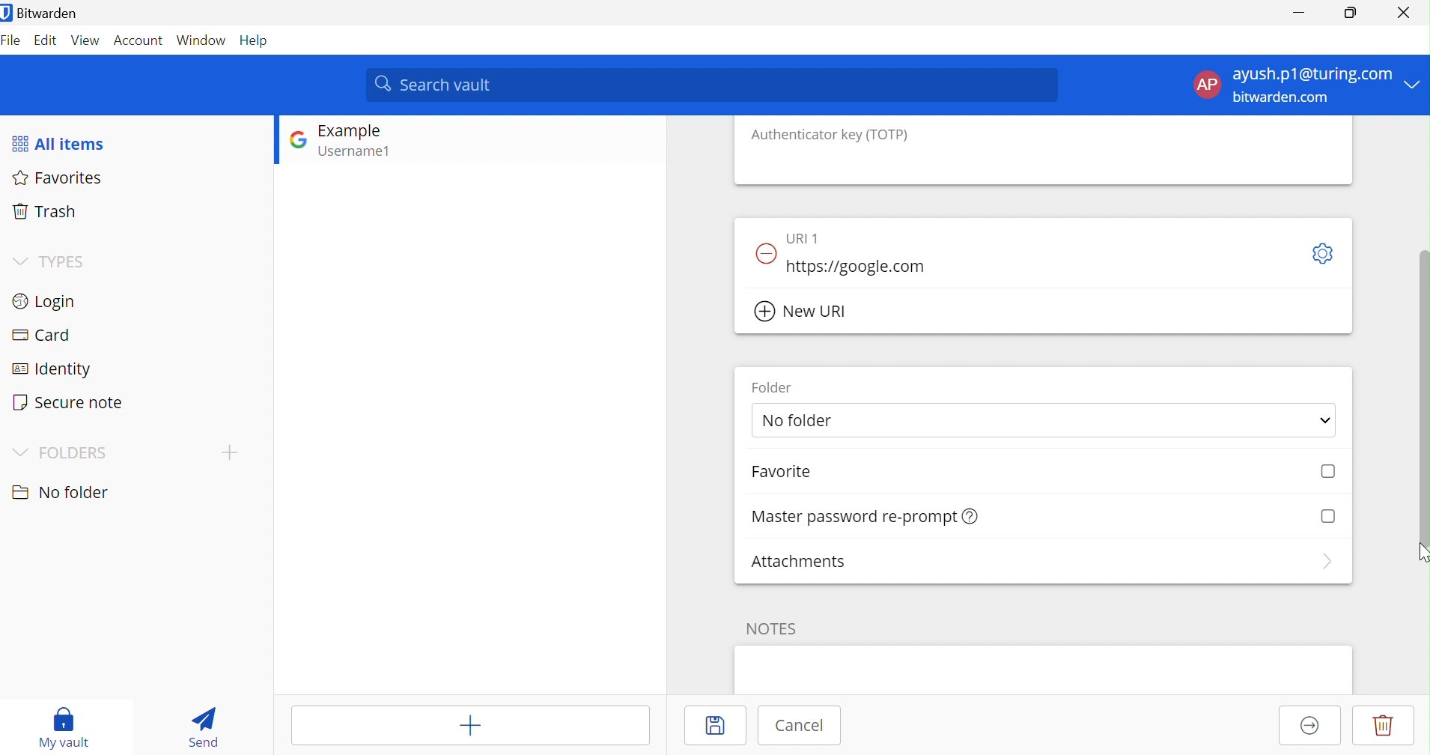 Image resolution: width=1430 pixels, height=755 pixels. I want to click on TYPES, so click(65, 261).